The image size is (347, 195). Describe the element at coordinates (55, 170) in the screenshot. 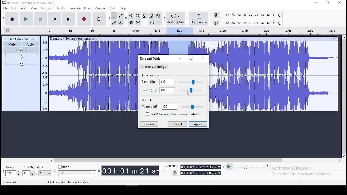

I see `` at that location.